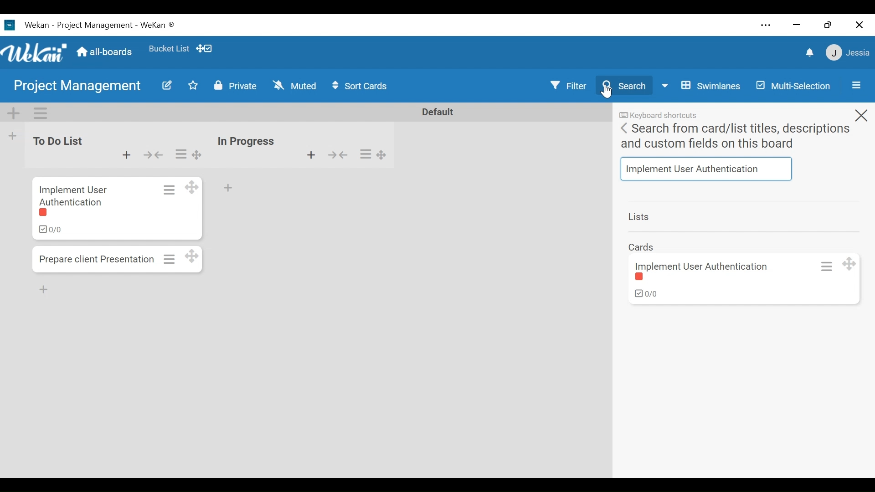 This screenshot has height=492, width=875. What do you see at coordinates (657, 115) in the screenshot?
I see `Keyboard Shortcuts` at bounding box center [657, 115].